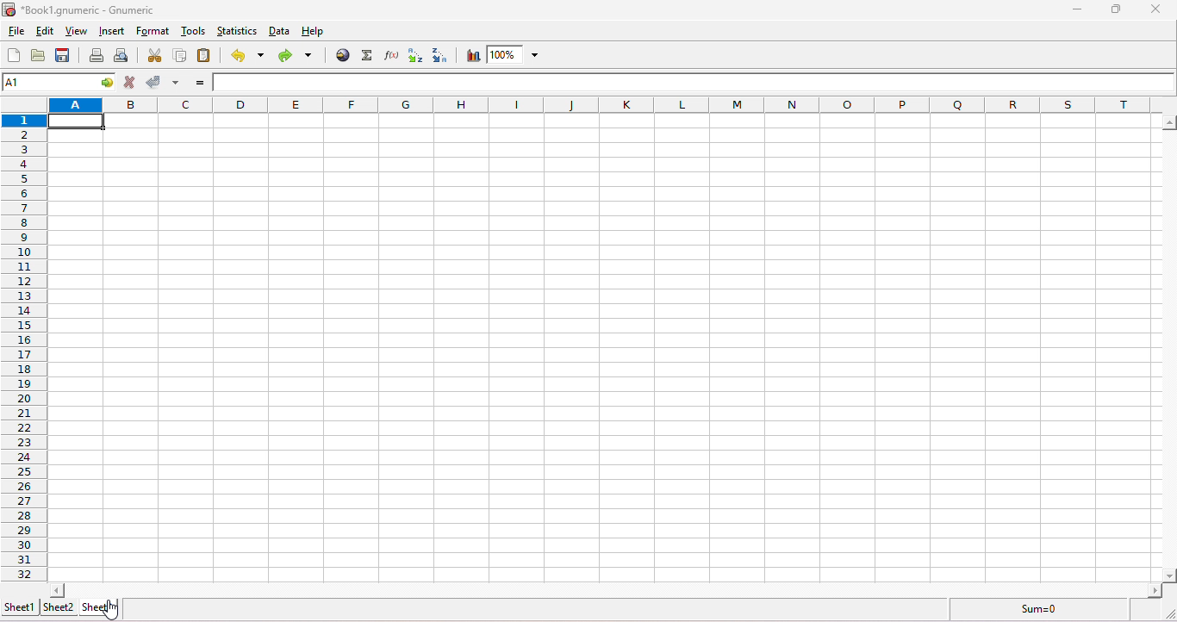  I want to click on sort descending order, so click(442, 54).